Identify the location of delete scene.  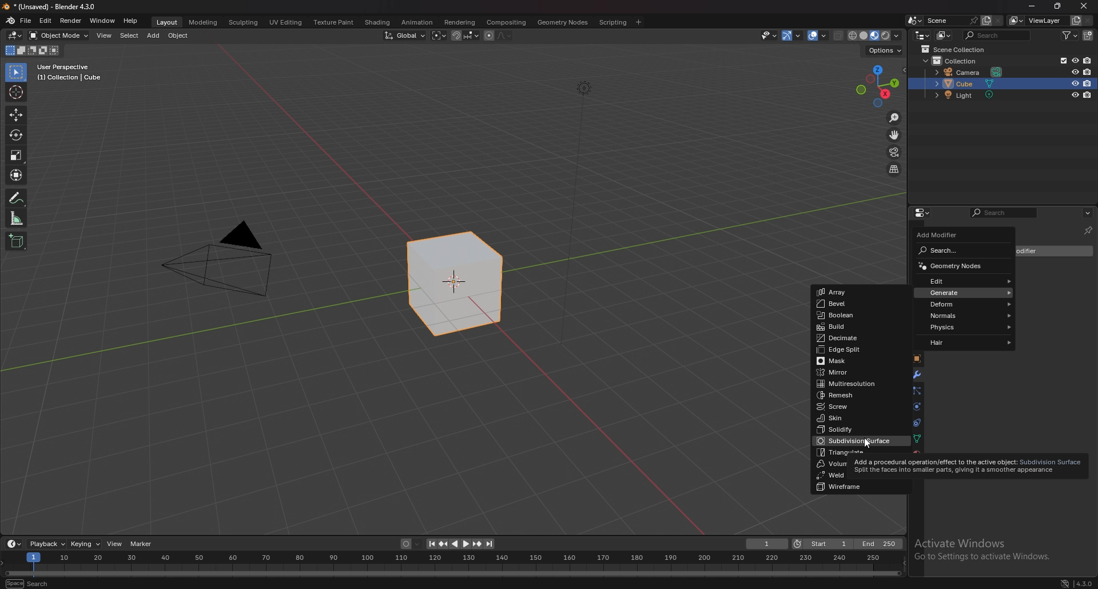
(998, 21).